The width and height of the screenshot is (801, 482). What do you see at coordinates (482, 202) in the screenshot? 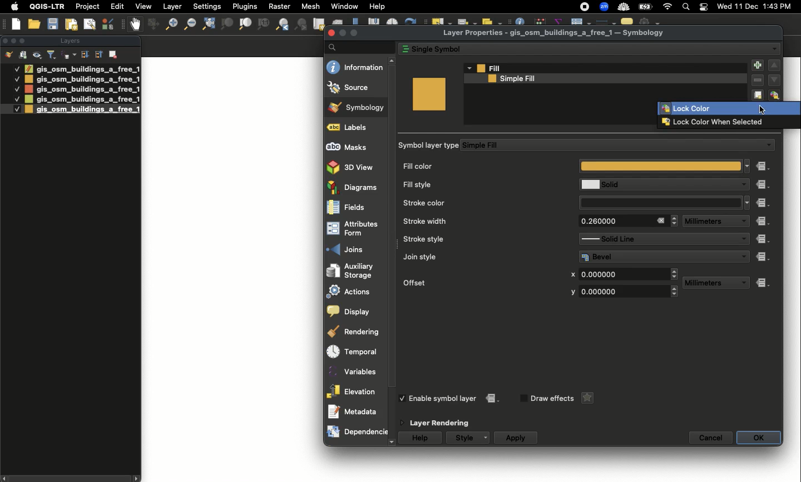
I see `Stroke color` at bounding box center [482, 202].